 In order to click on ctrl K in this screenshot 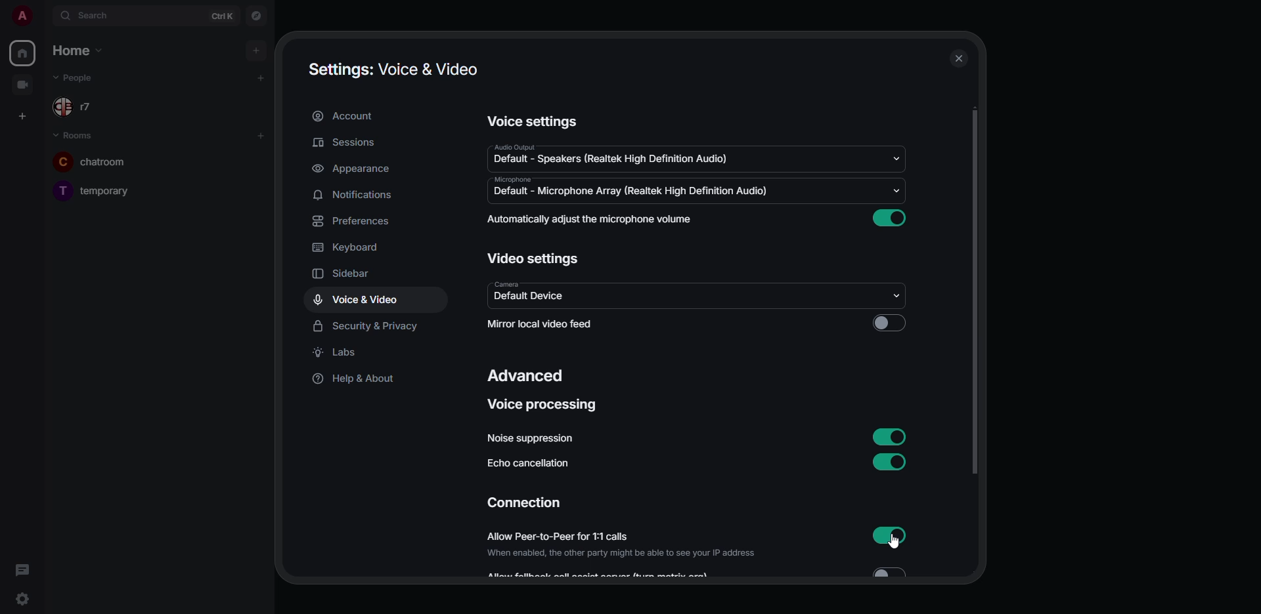, I will do `click(221, 16)`.